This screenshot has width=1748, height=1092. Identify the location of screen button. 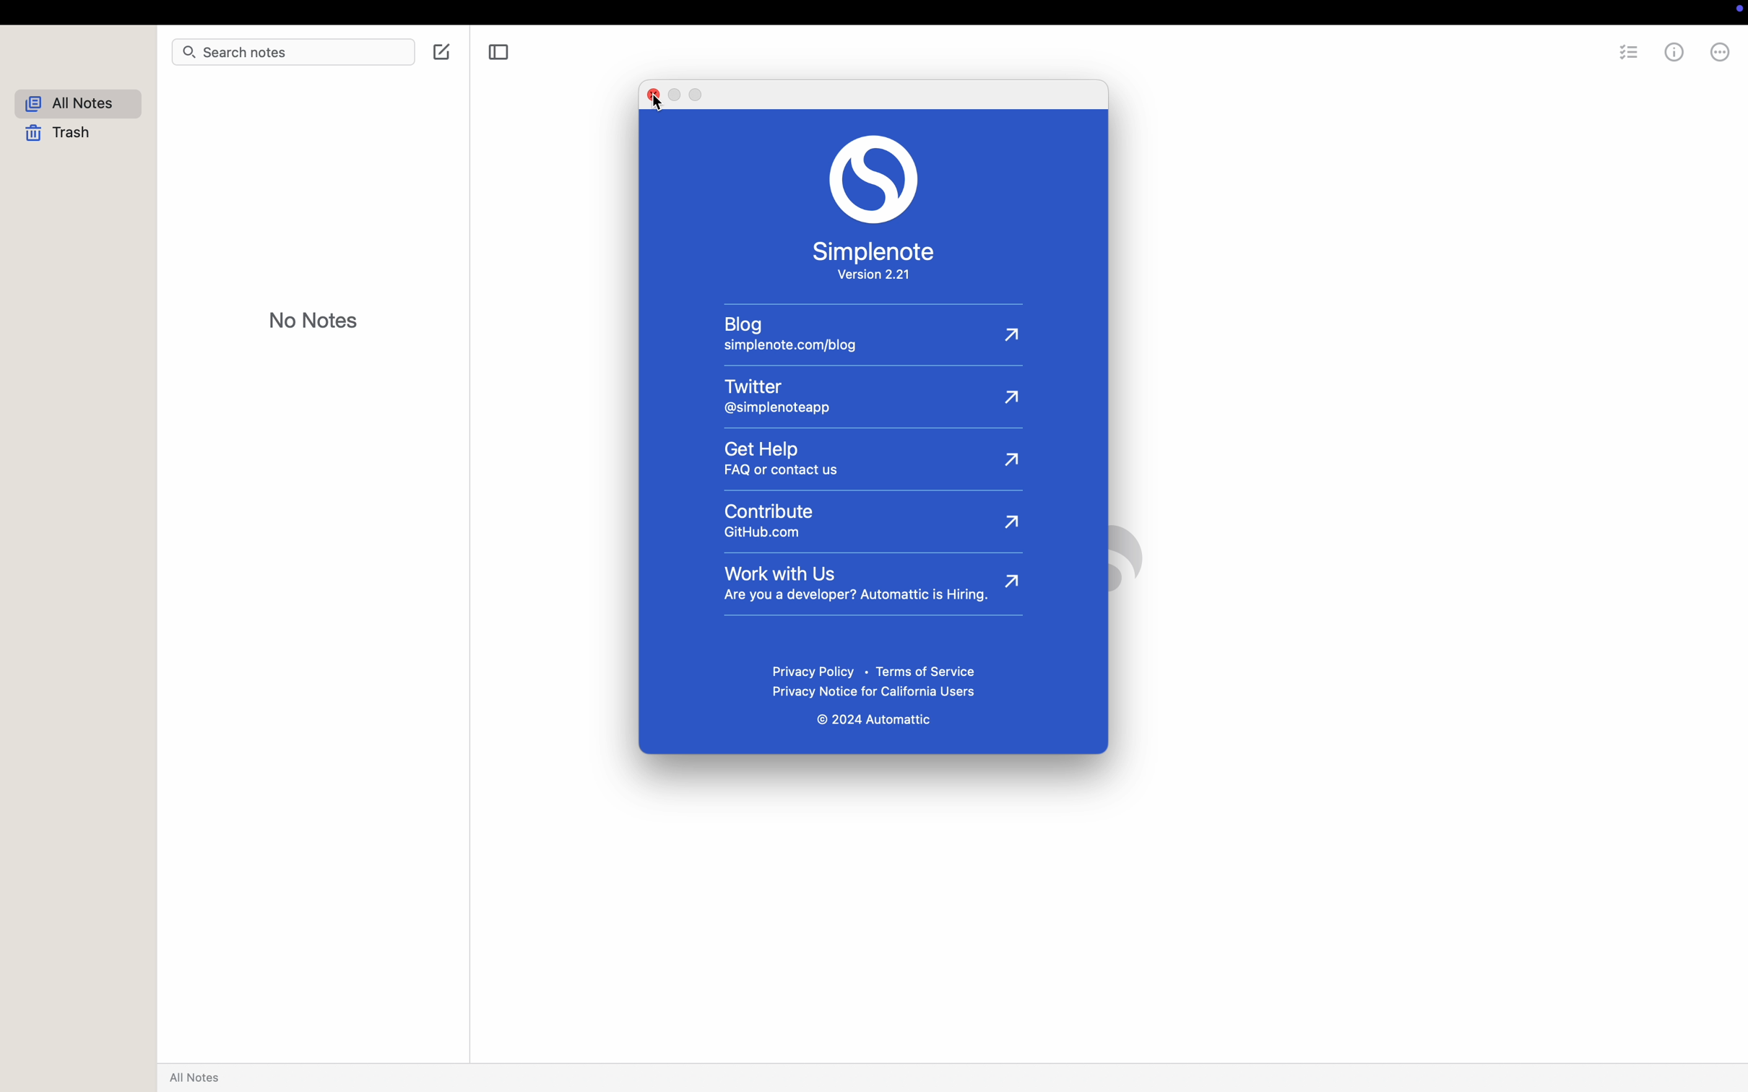
(1430, 12).